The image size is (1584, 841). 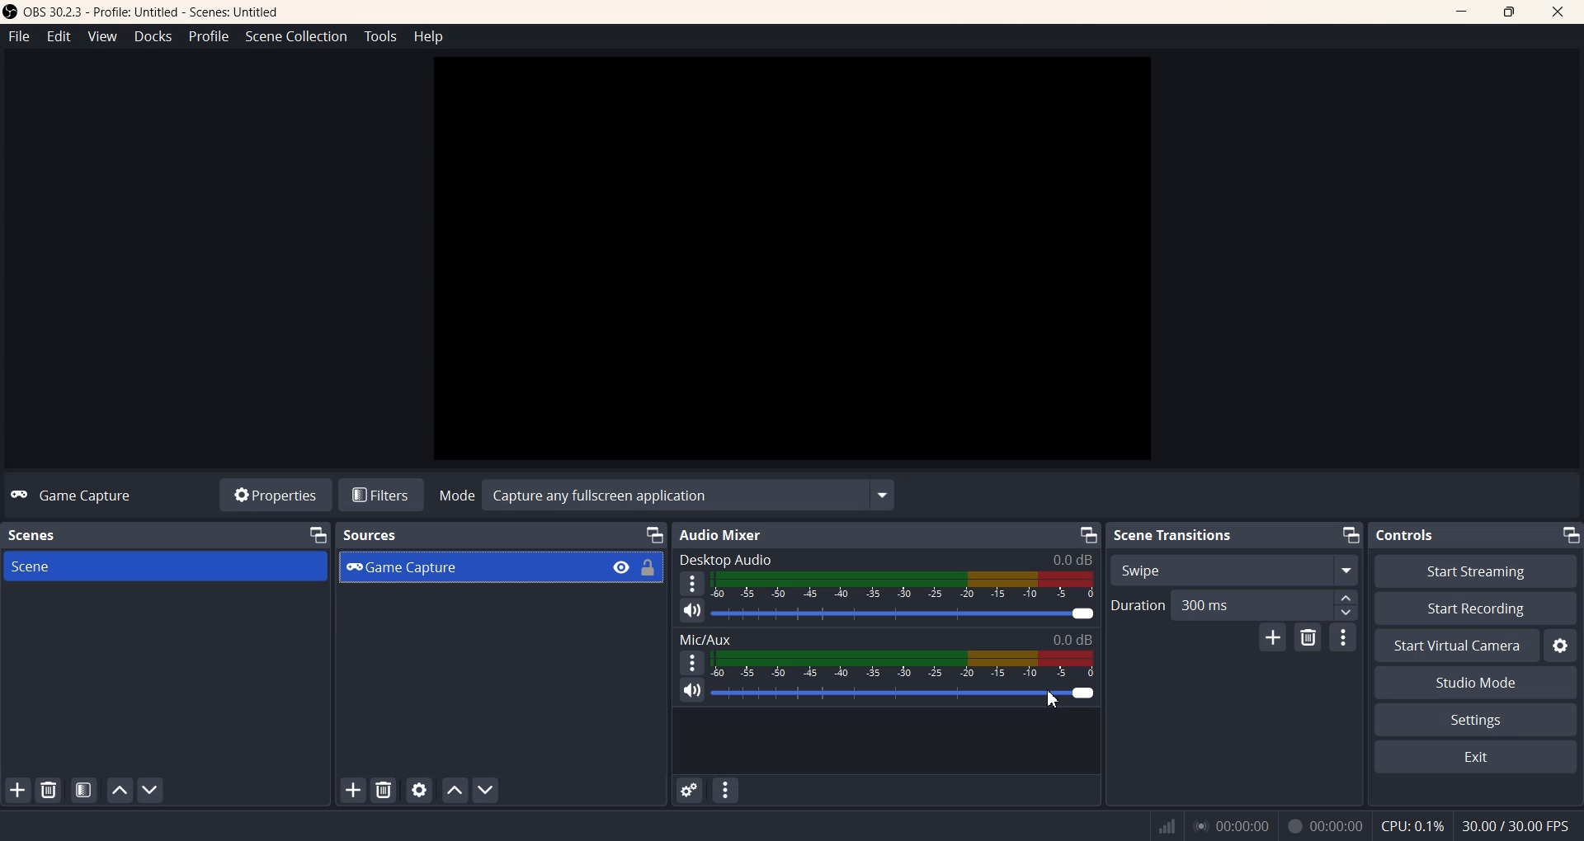 I want to click on Text, so click(x=886, y=639).